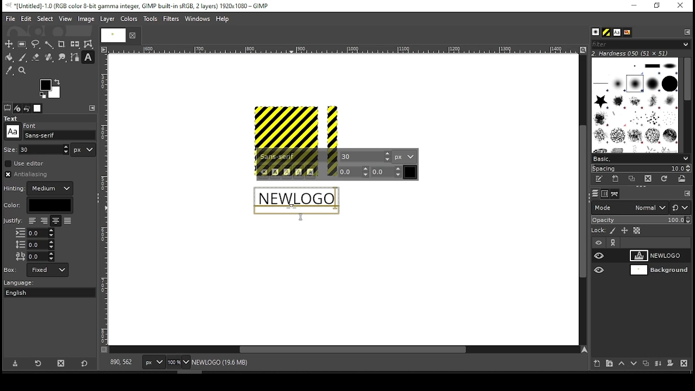 This screenshot has width=695, height=391. I want to click on , so click(342, 50).